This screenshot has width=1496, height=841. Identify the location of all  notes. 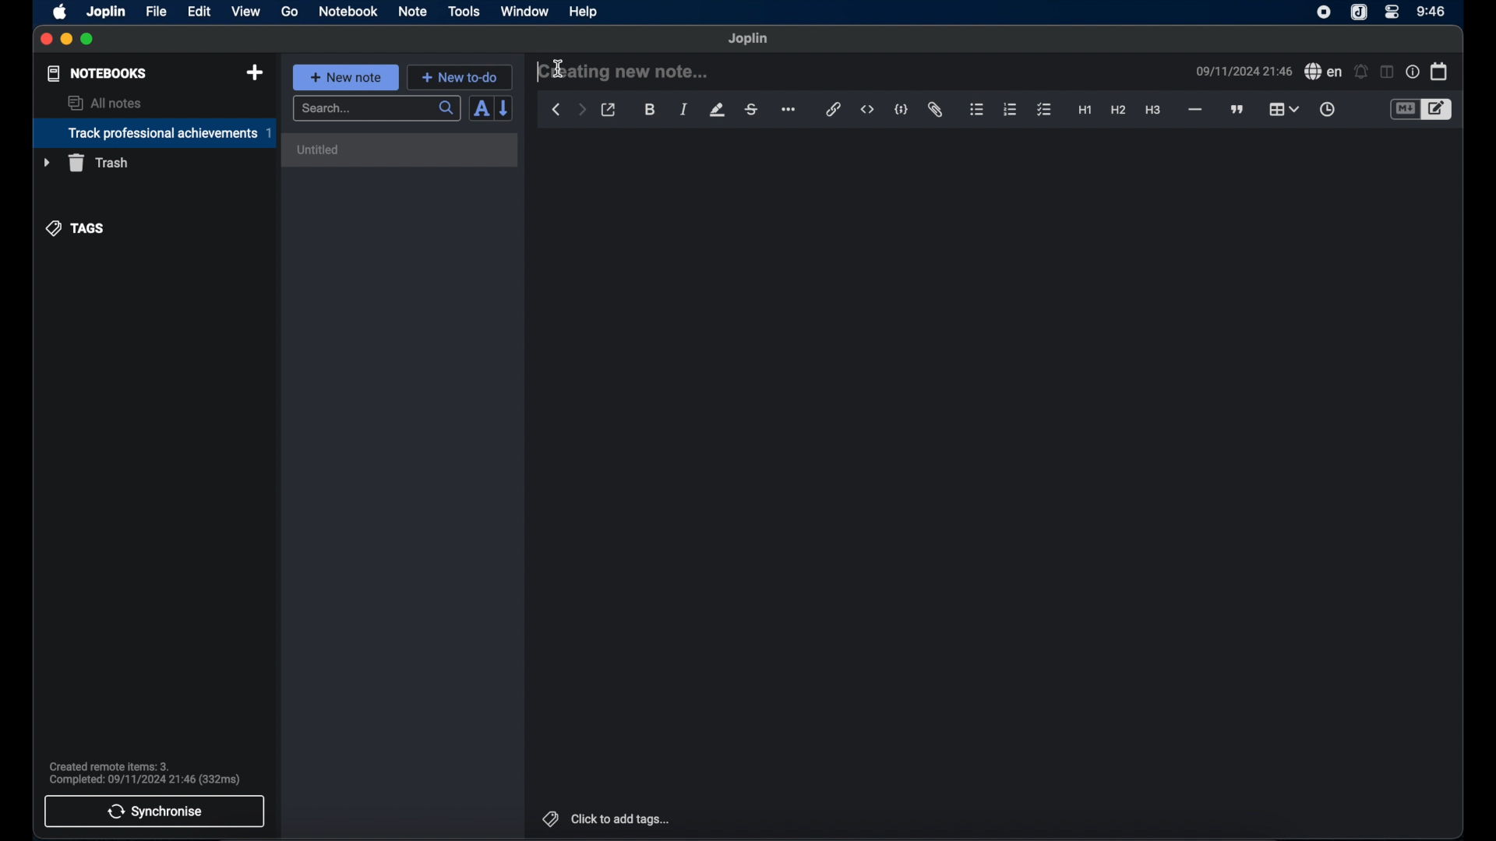
(104, 103).